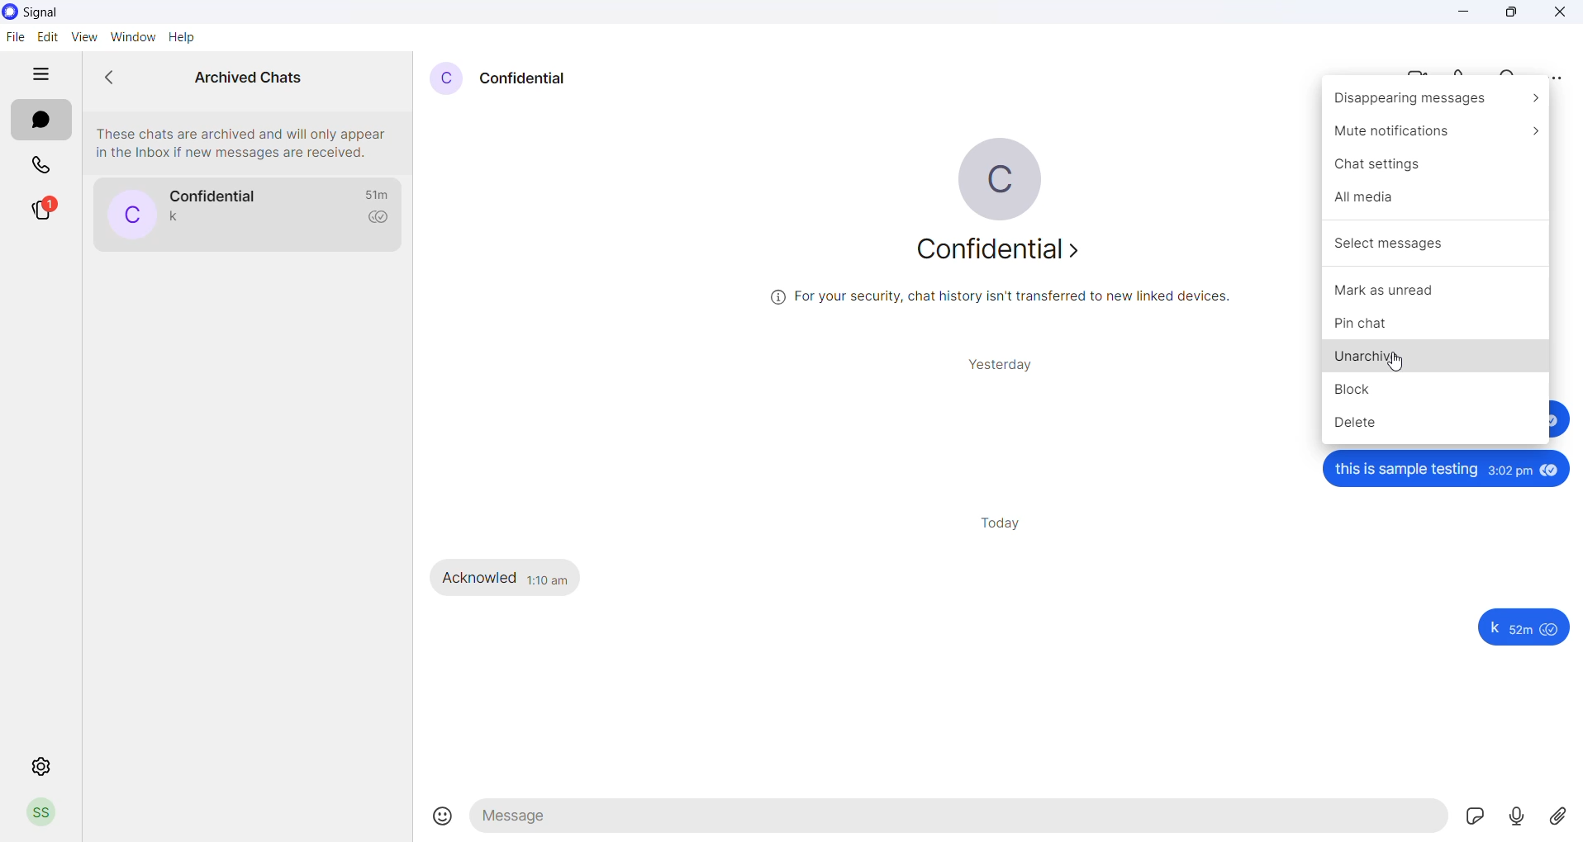  Describe the element at coordinates (1437, 359) in the screenshot. I see `unarchive` at that location.